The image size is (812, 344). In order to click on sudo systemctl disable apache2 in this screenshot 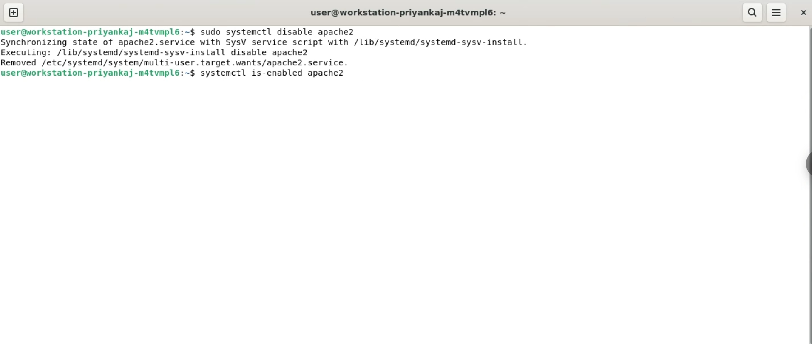, I will do `click(284, 32)`.